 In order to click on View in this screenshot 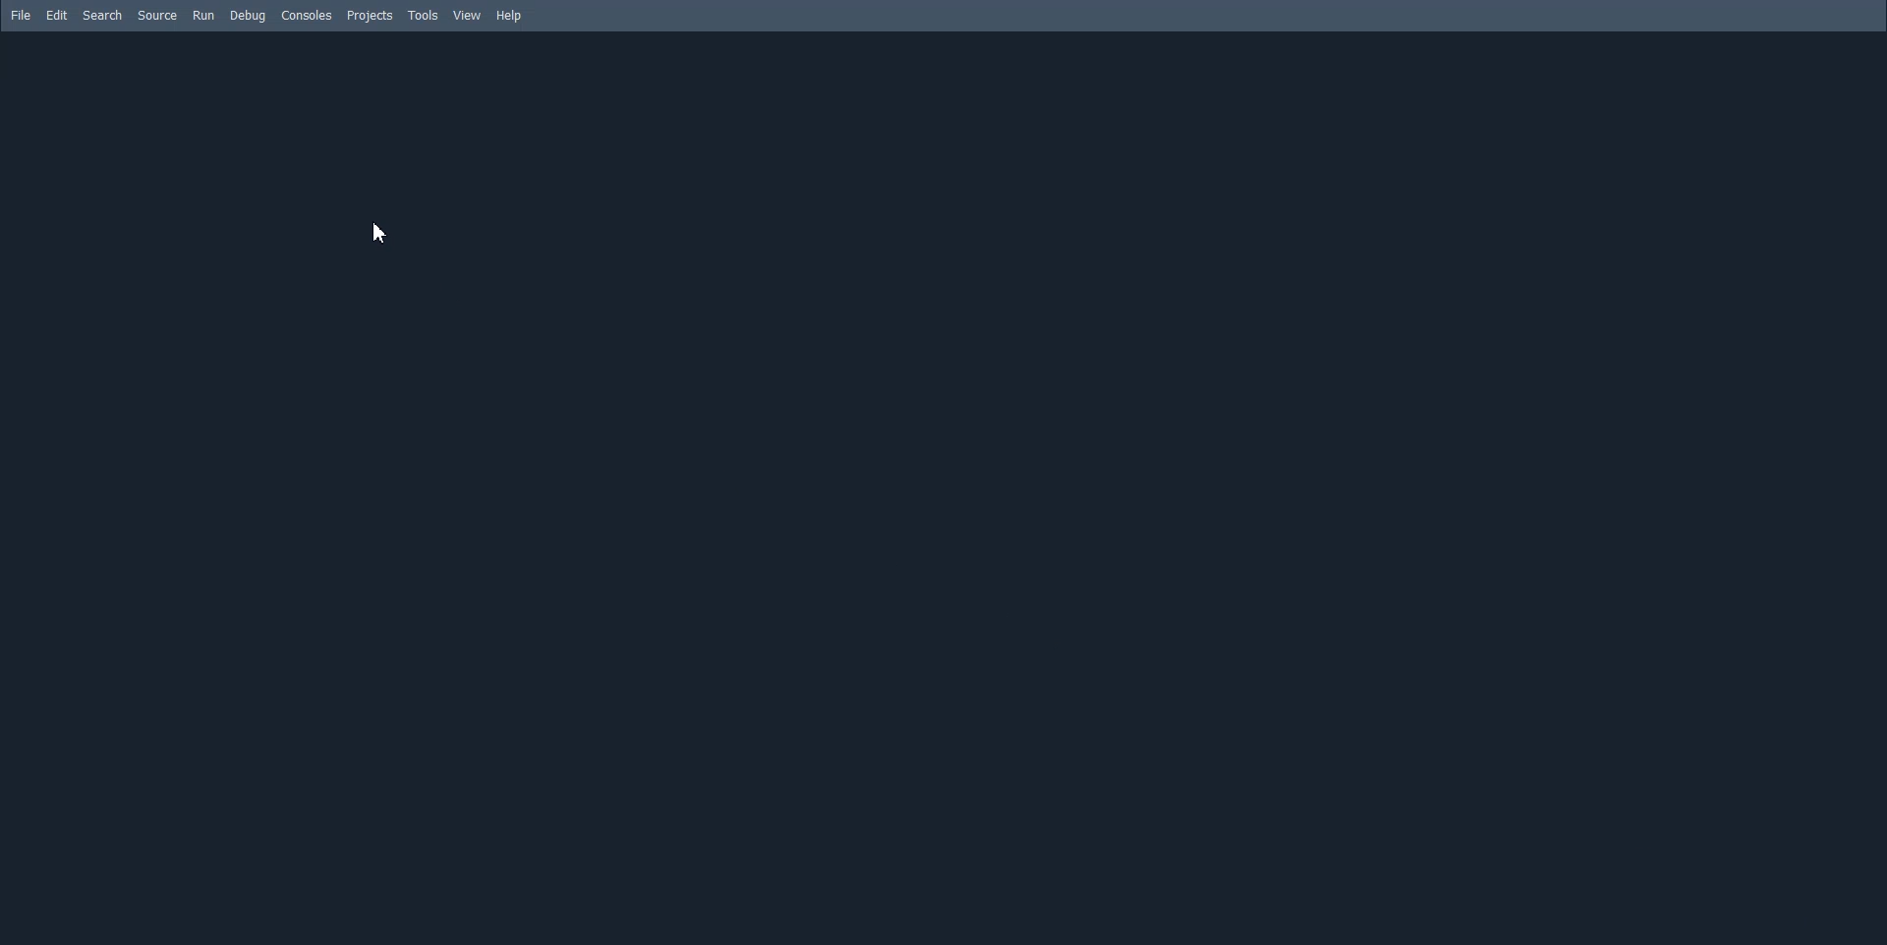, I will do `click(468, 16)`.